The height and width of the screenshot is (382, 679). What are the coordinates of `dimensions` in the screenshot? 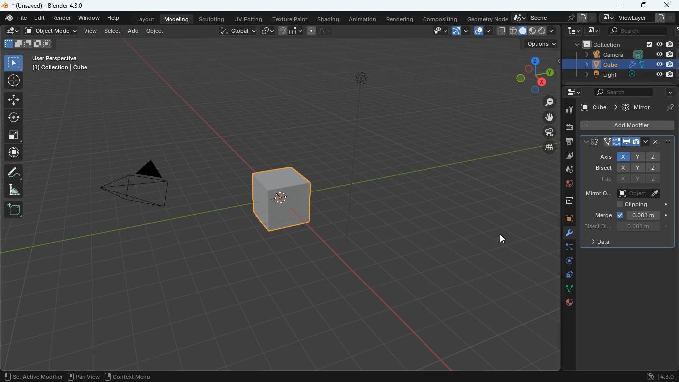 It's located at (535, 73).